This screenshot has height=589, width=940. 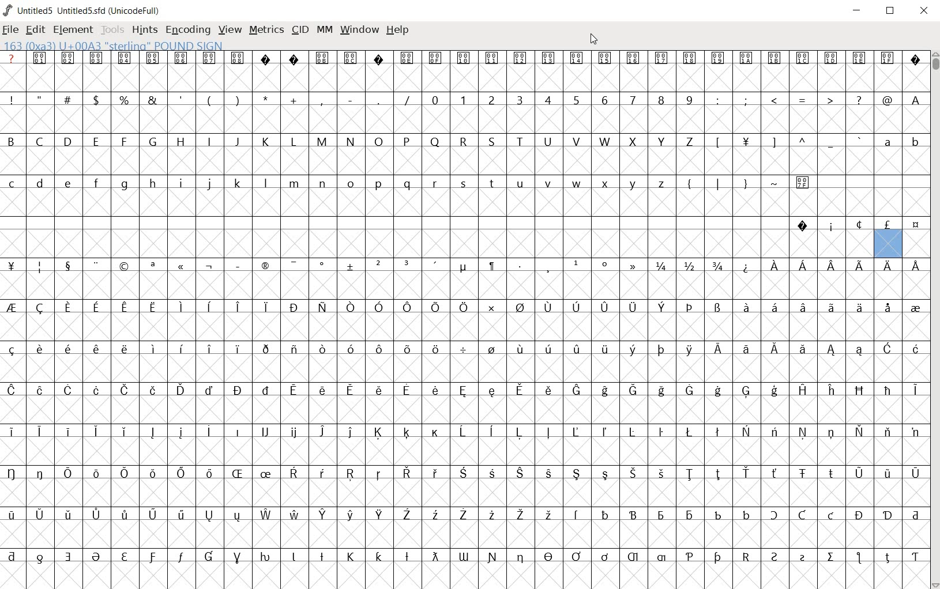 What do you see at coordinates (67, 348) in the screenshot?
I see `Symbol` at bounding box center [67, 348].